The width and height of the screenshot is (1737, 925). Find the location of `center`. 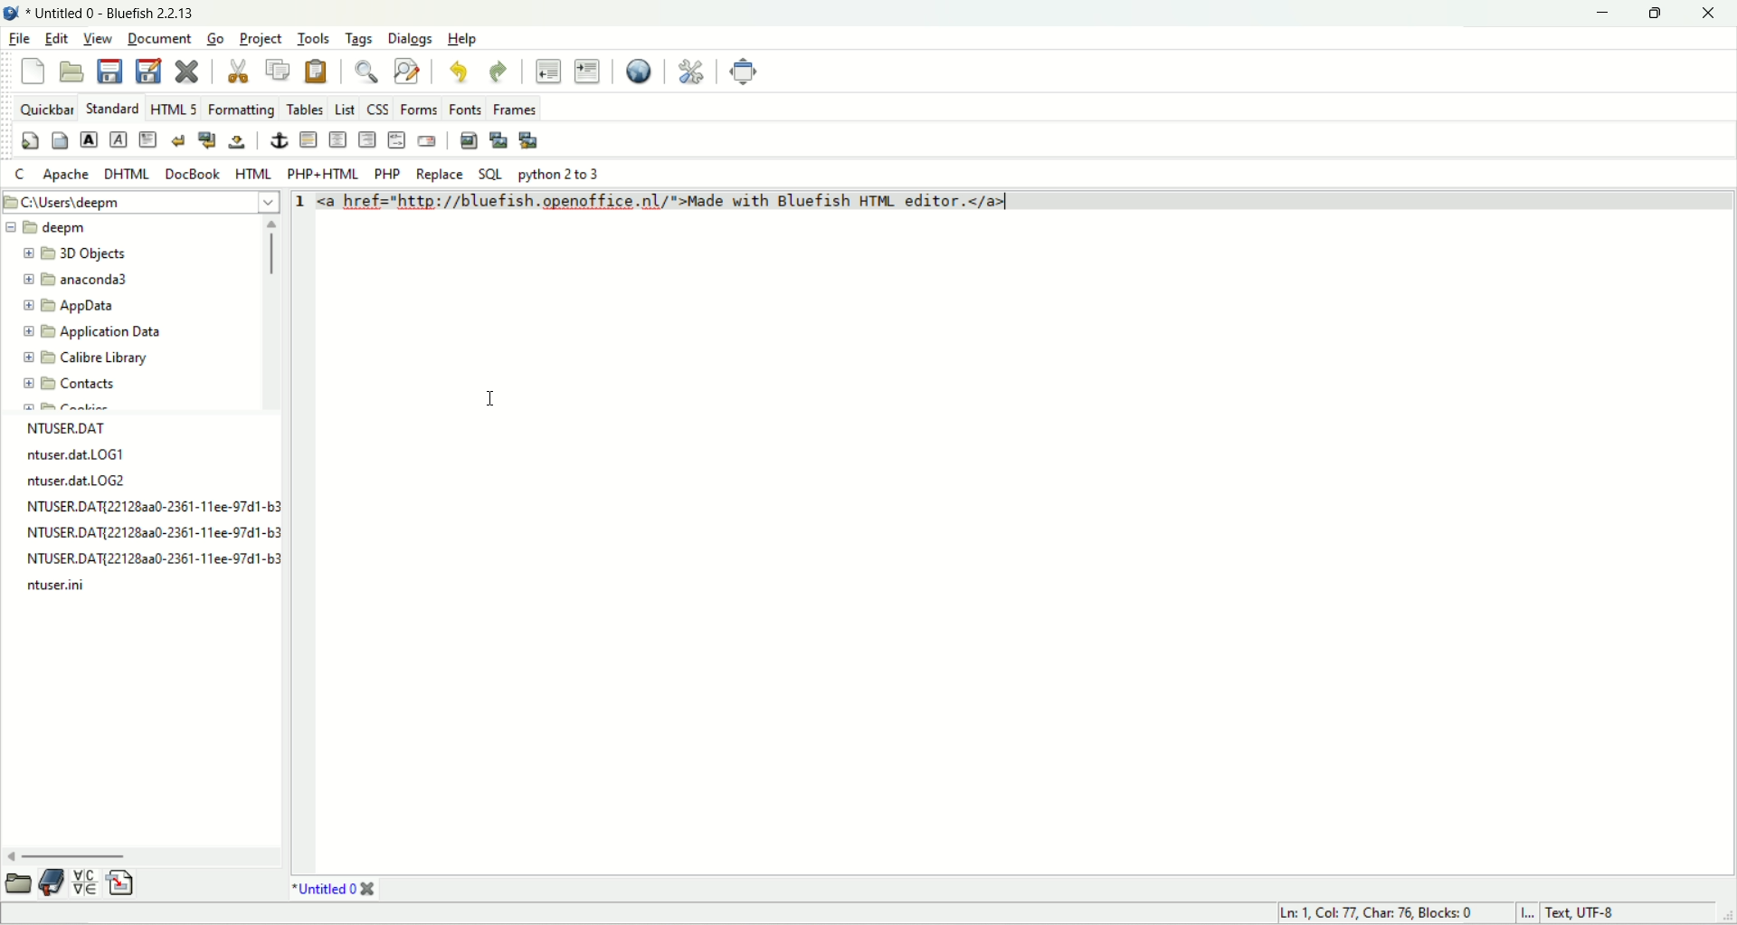

center is located at coordinates (337, 141).